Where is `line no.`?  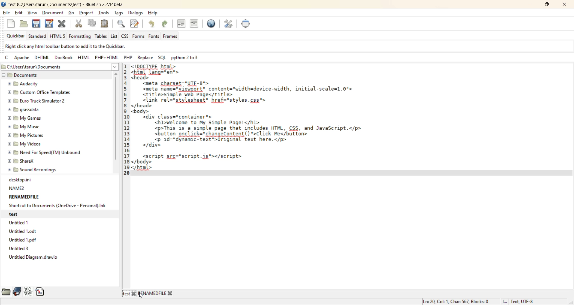 line no. is located at coordinates (126, 123).